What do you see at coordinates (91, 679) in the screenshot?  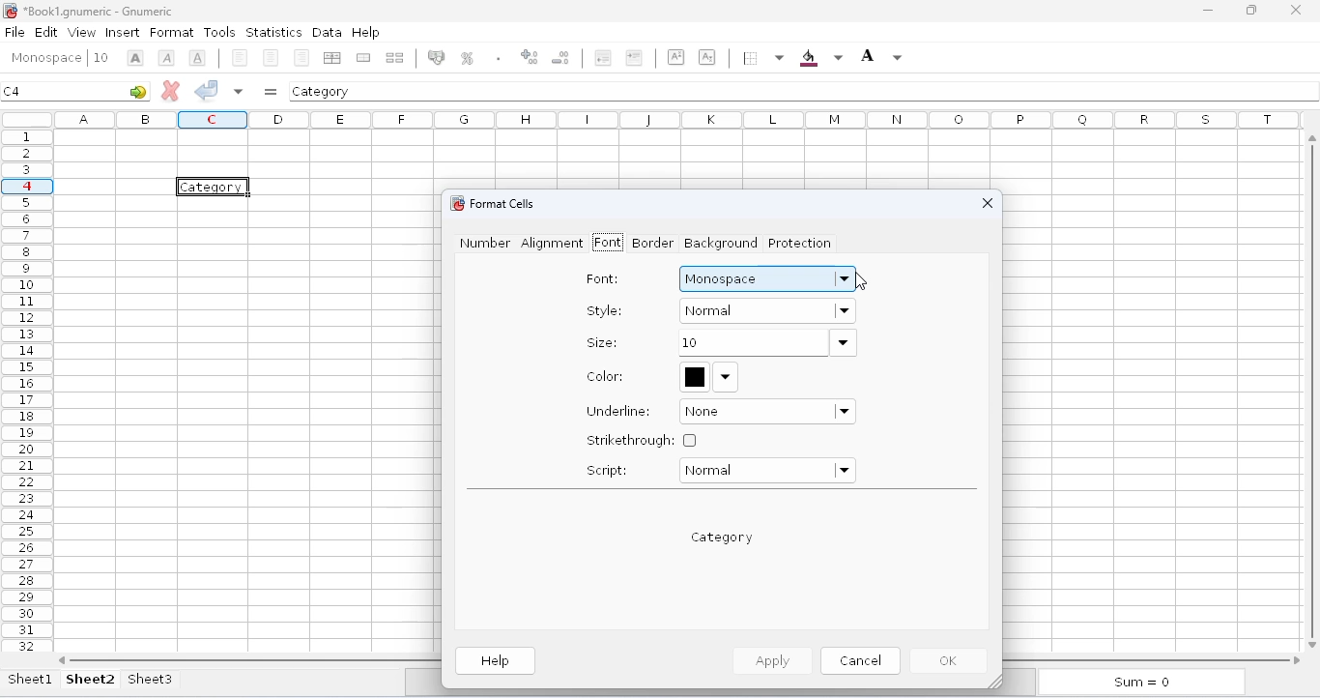 I see `sheet2` at bounding box center [91, 679].